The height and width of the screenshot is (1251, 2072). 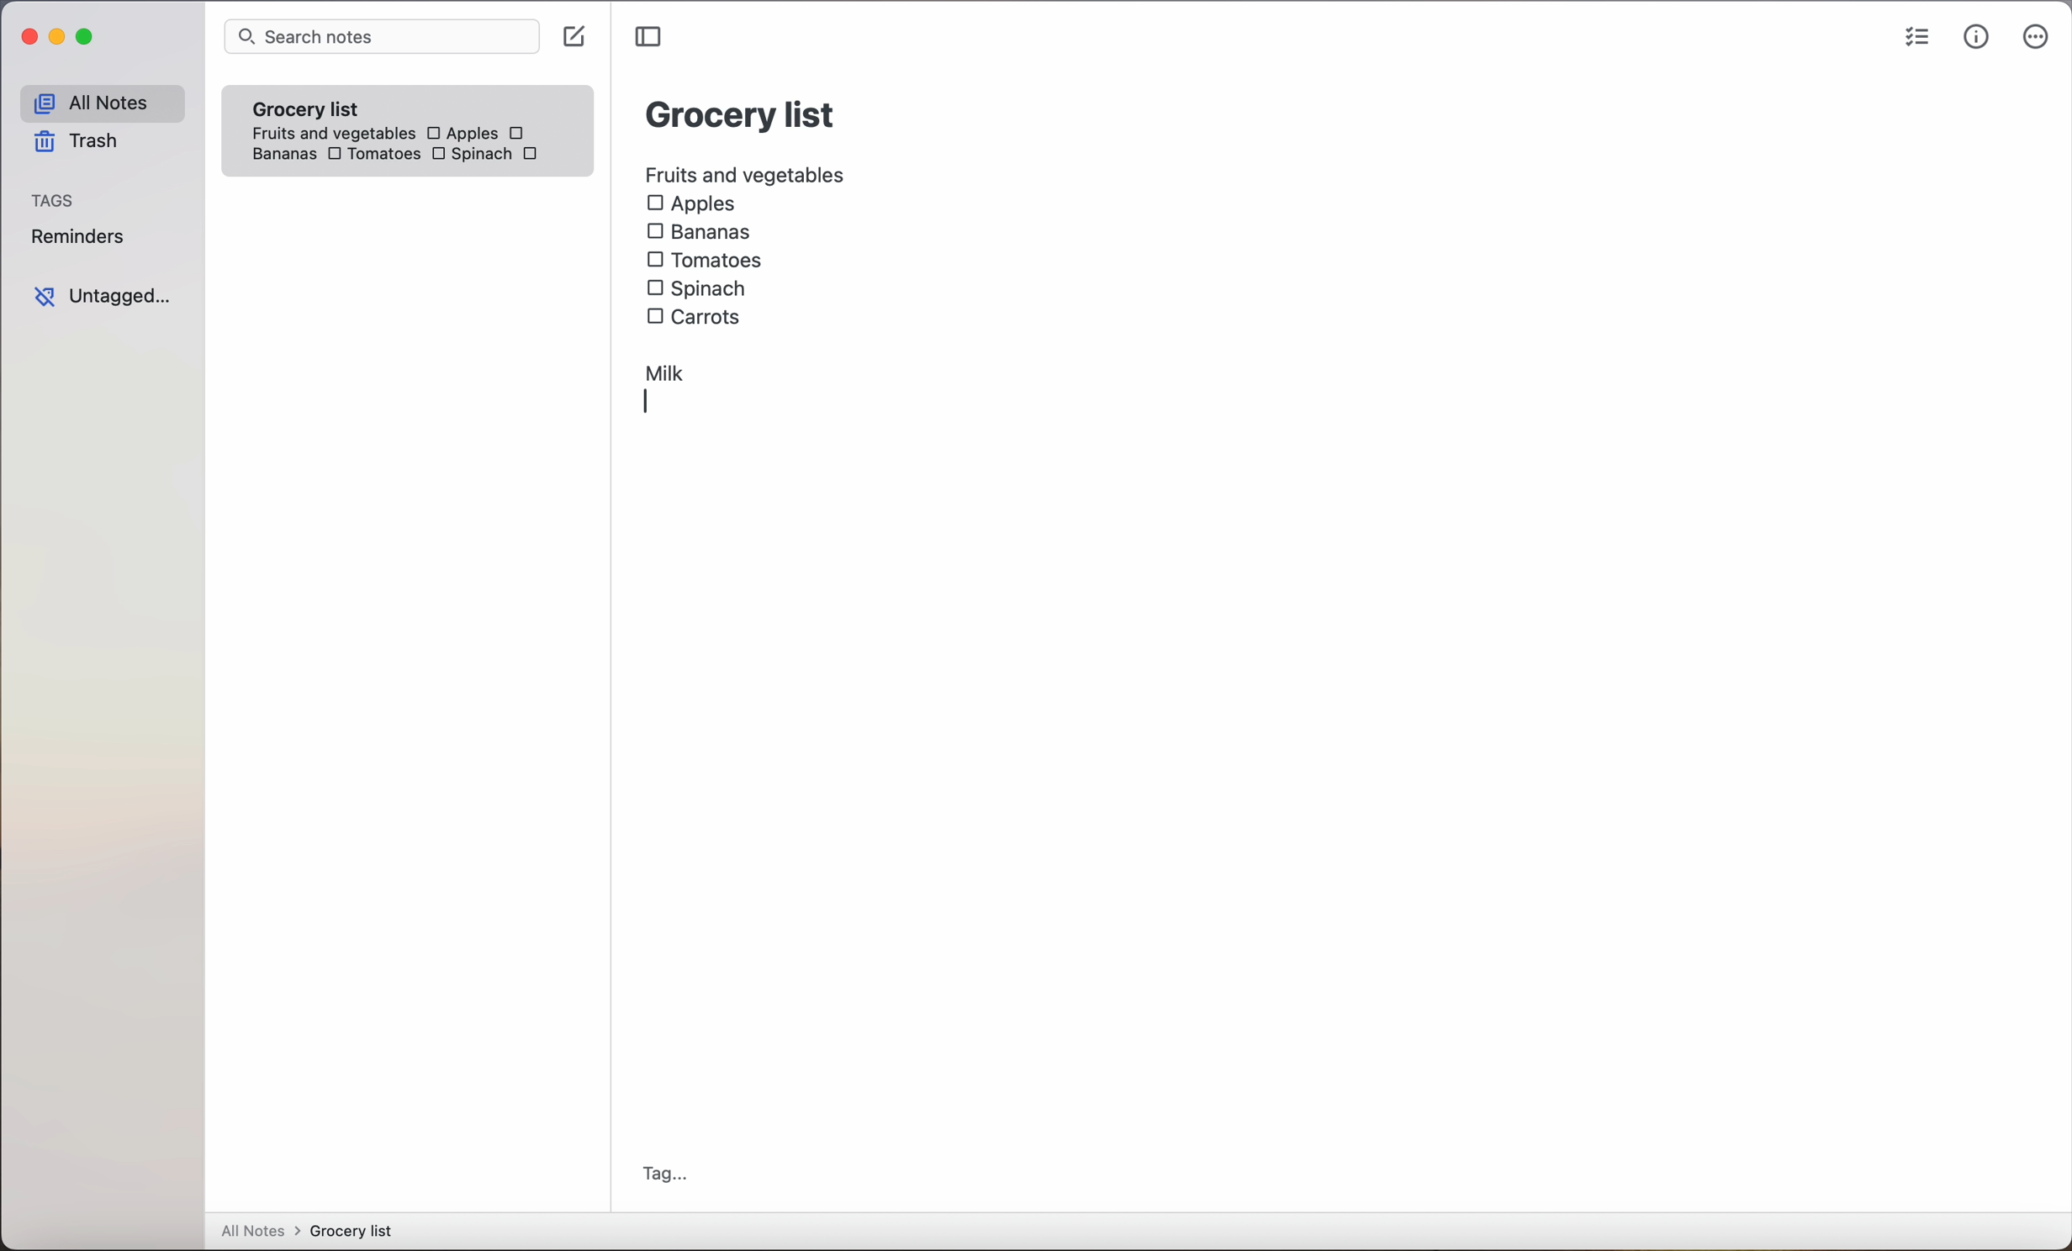 I want to click on checklist, so click(x=1914, y=40).